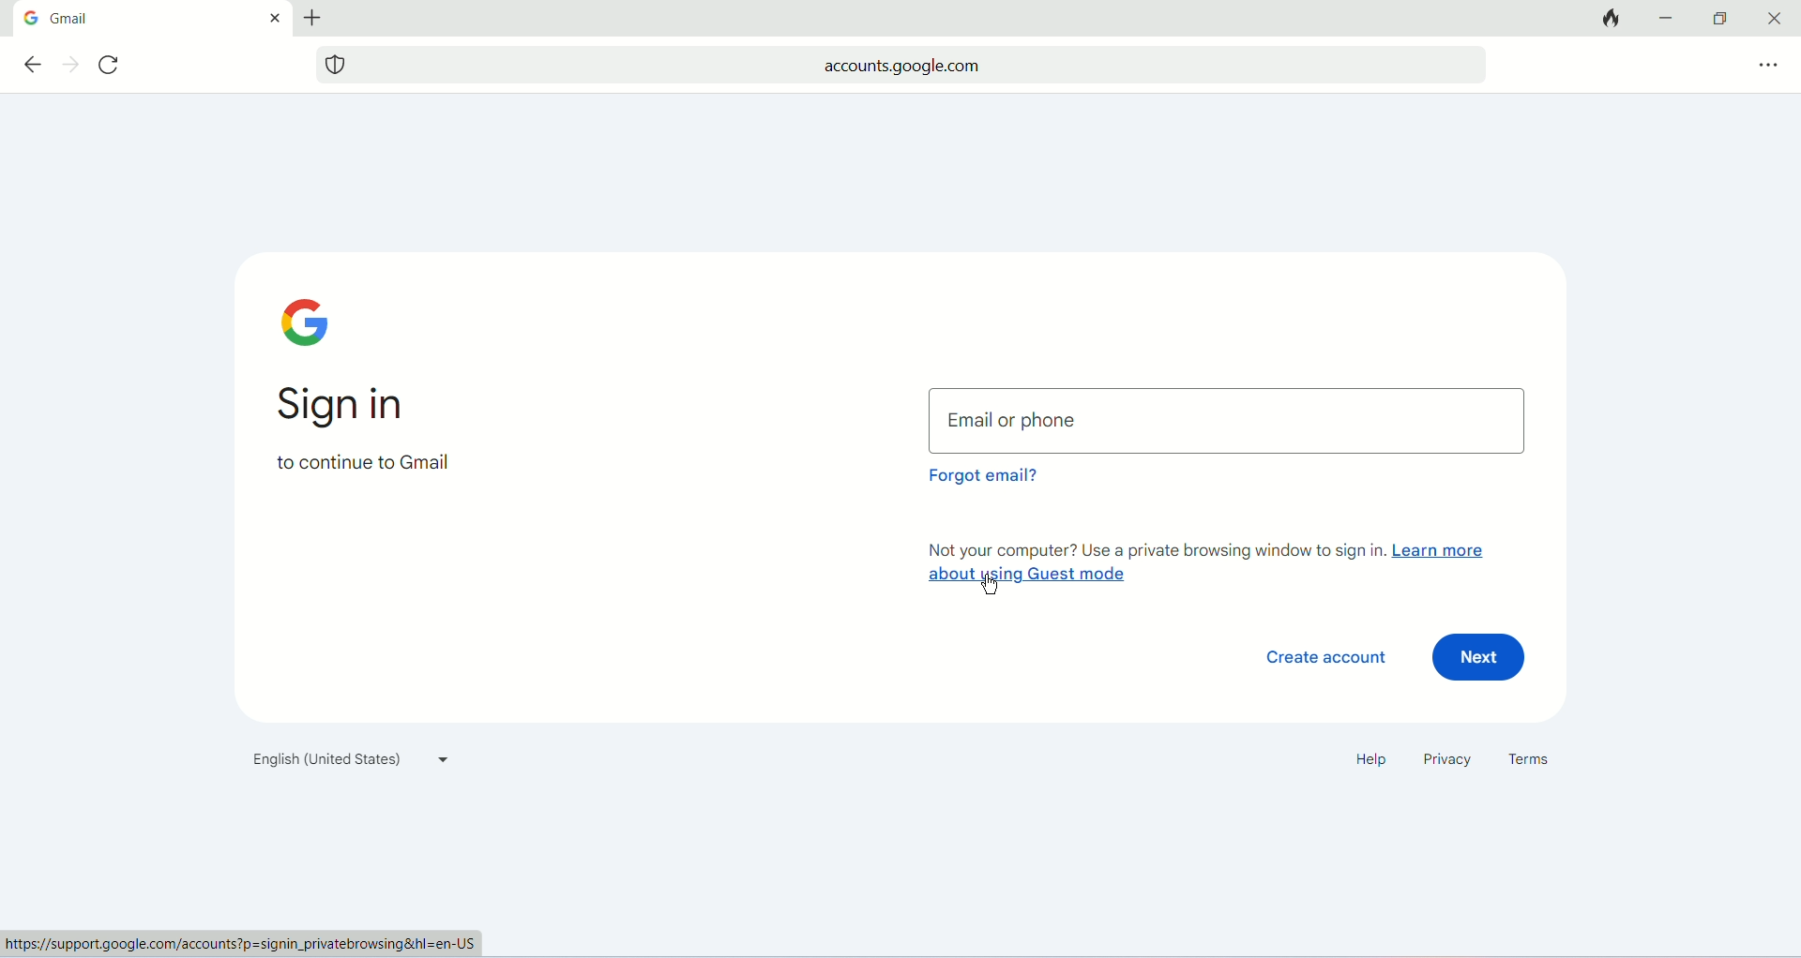  What do you see at coordinates (71, 65) in the screenshot?
I see `next` at bounding box center [71, 65].